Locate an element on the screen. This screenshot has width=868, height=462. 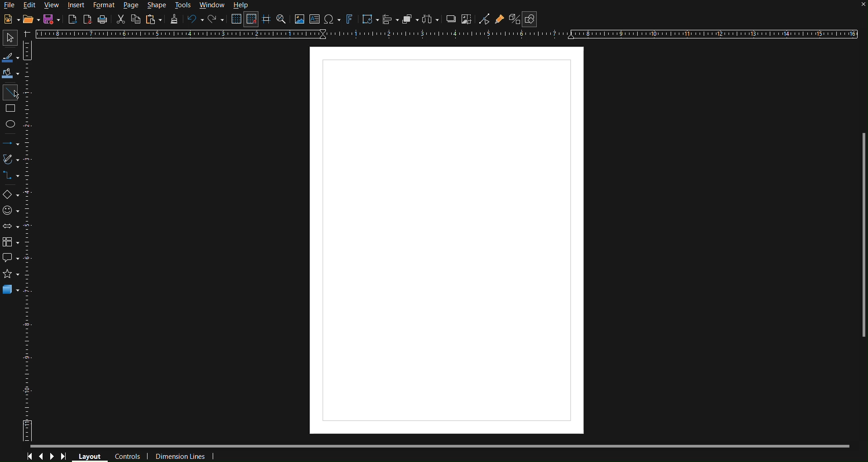
Select is located at coordinates (11, 38).